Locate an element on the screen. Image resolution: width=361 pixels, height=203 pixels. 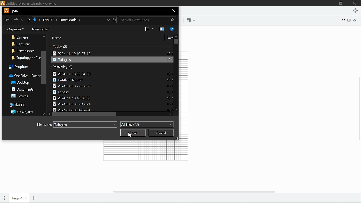
2024-11-18 22-24-39.     18-1 is located at coordinates (113, 74).